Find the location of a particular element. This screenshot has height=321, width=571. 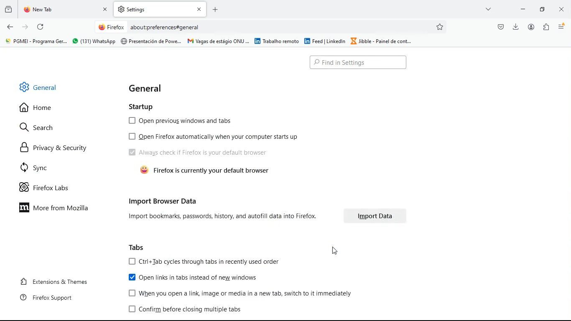

Import bookmarks, passwords, history, and autofill data into Firefox. is located at coordinates (224, 216).